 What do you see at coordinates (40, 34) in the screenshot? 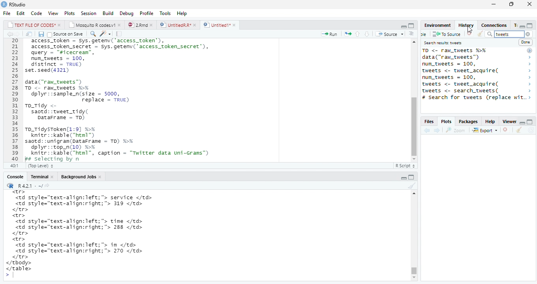
I see `Save document` at bounding box center [40, 34].